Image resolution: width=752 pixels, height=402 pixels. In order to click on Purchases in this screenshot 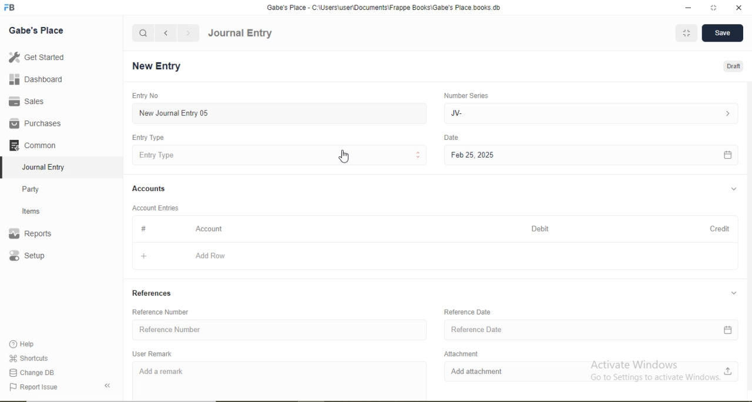, I will do `click(35, 123)`.